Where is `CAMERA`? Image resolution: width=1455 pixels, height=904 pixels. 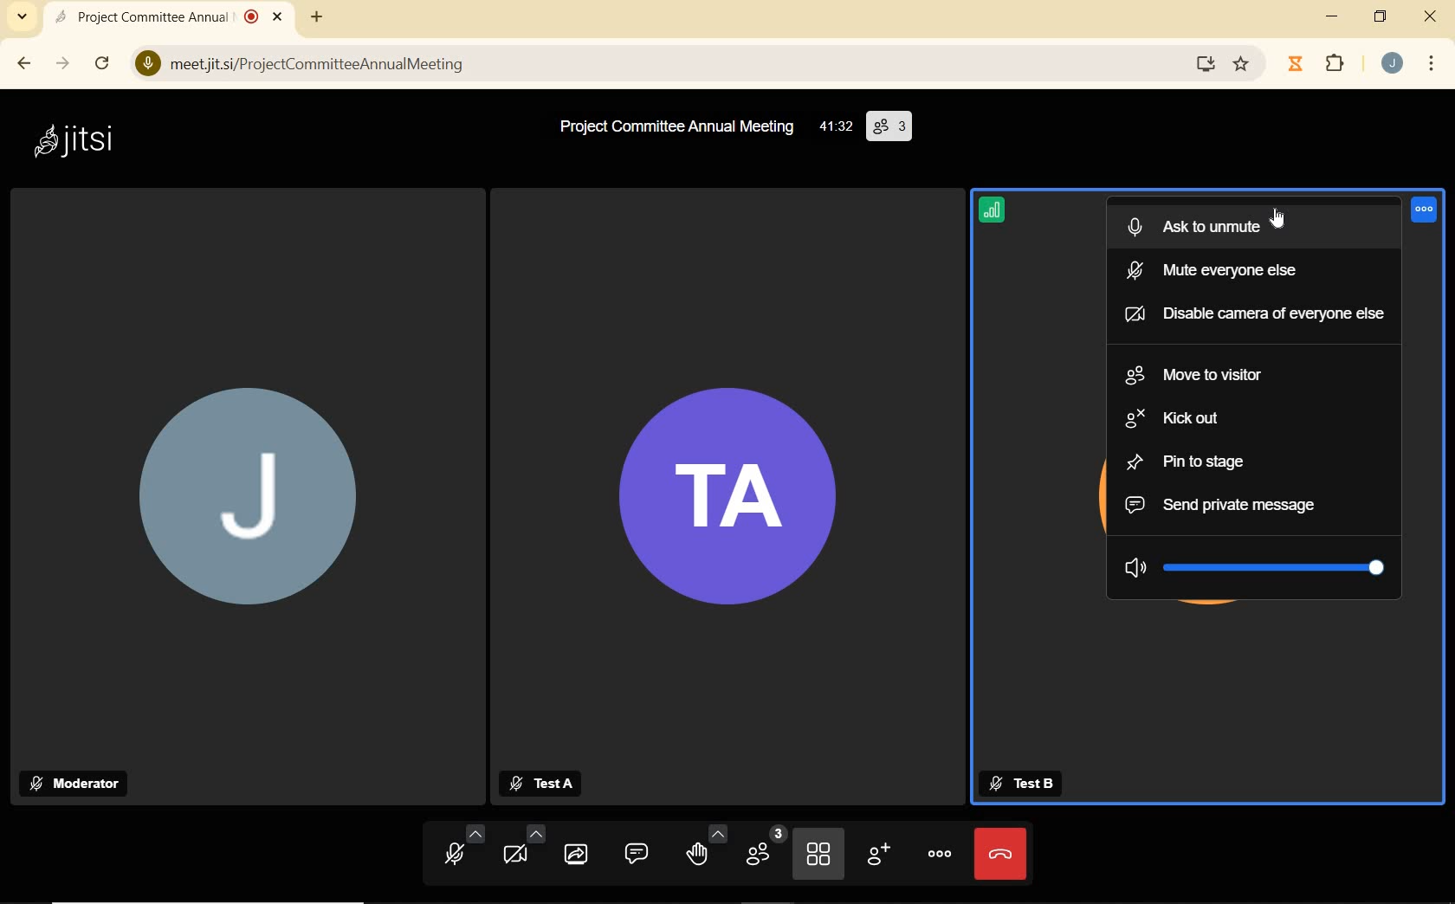 CAMERA is located at coordinates (523, 846).